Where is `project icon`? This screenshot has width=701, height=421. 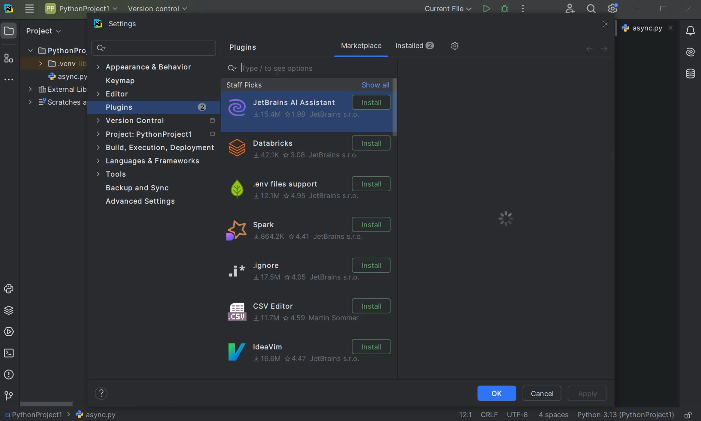 project icon is located at coordinates (10, 31).